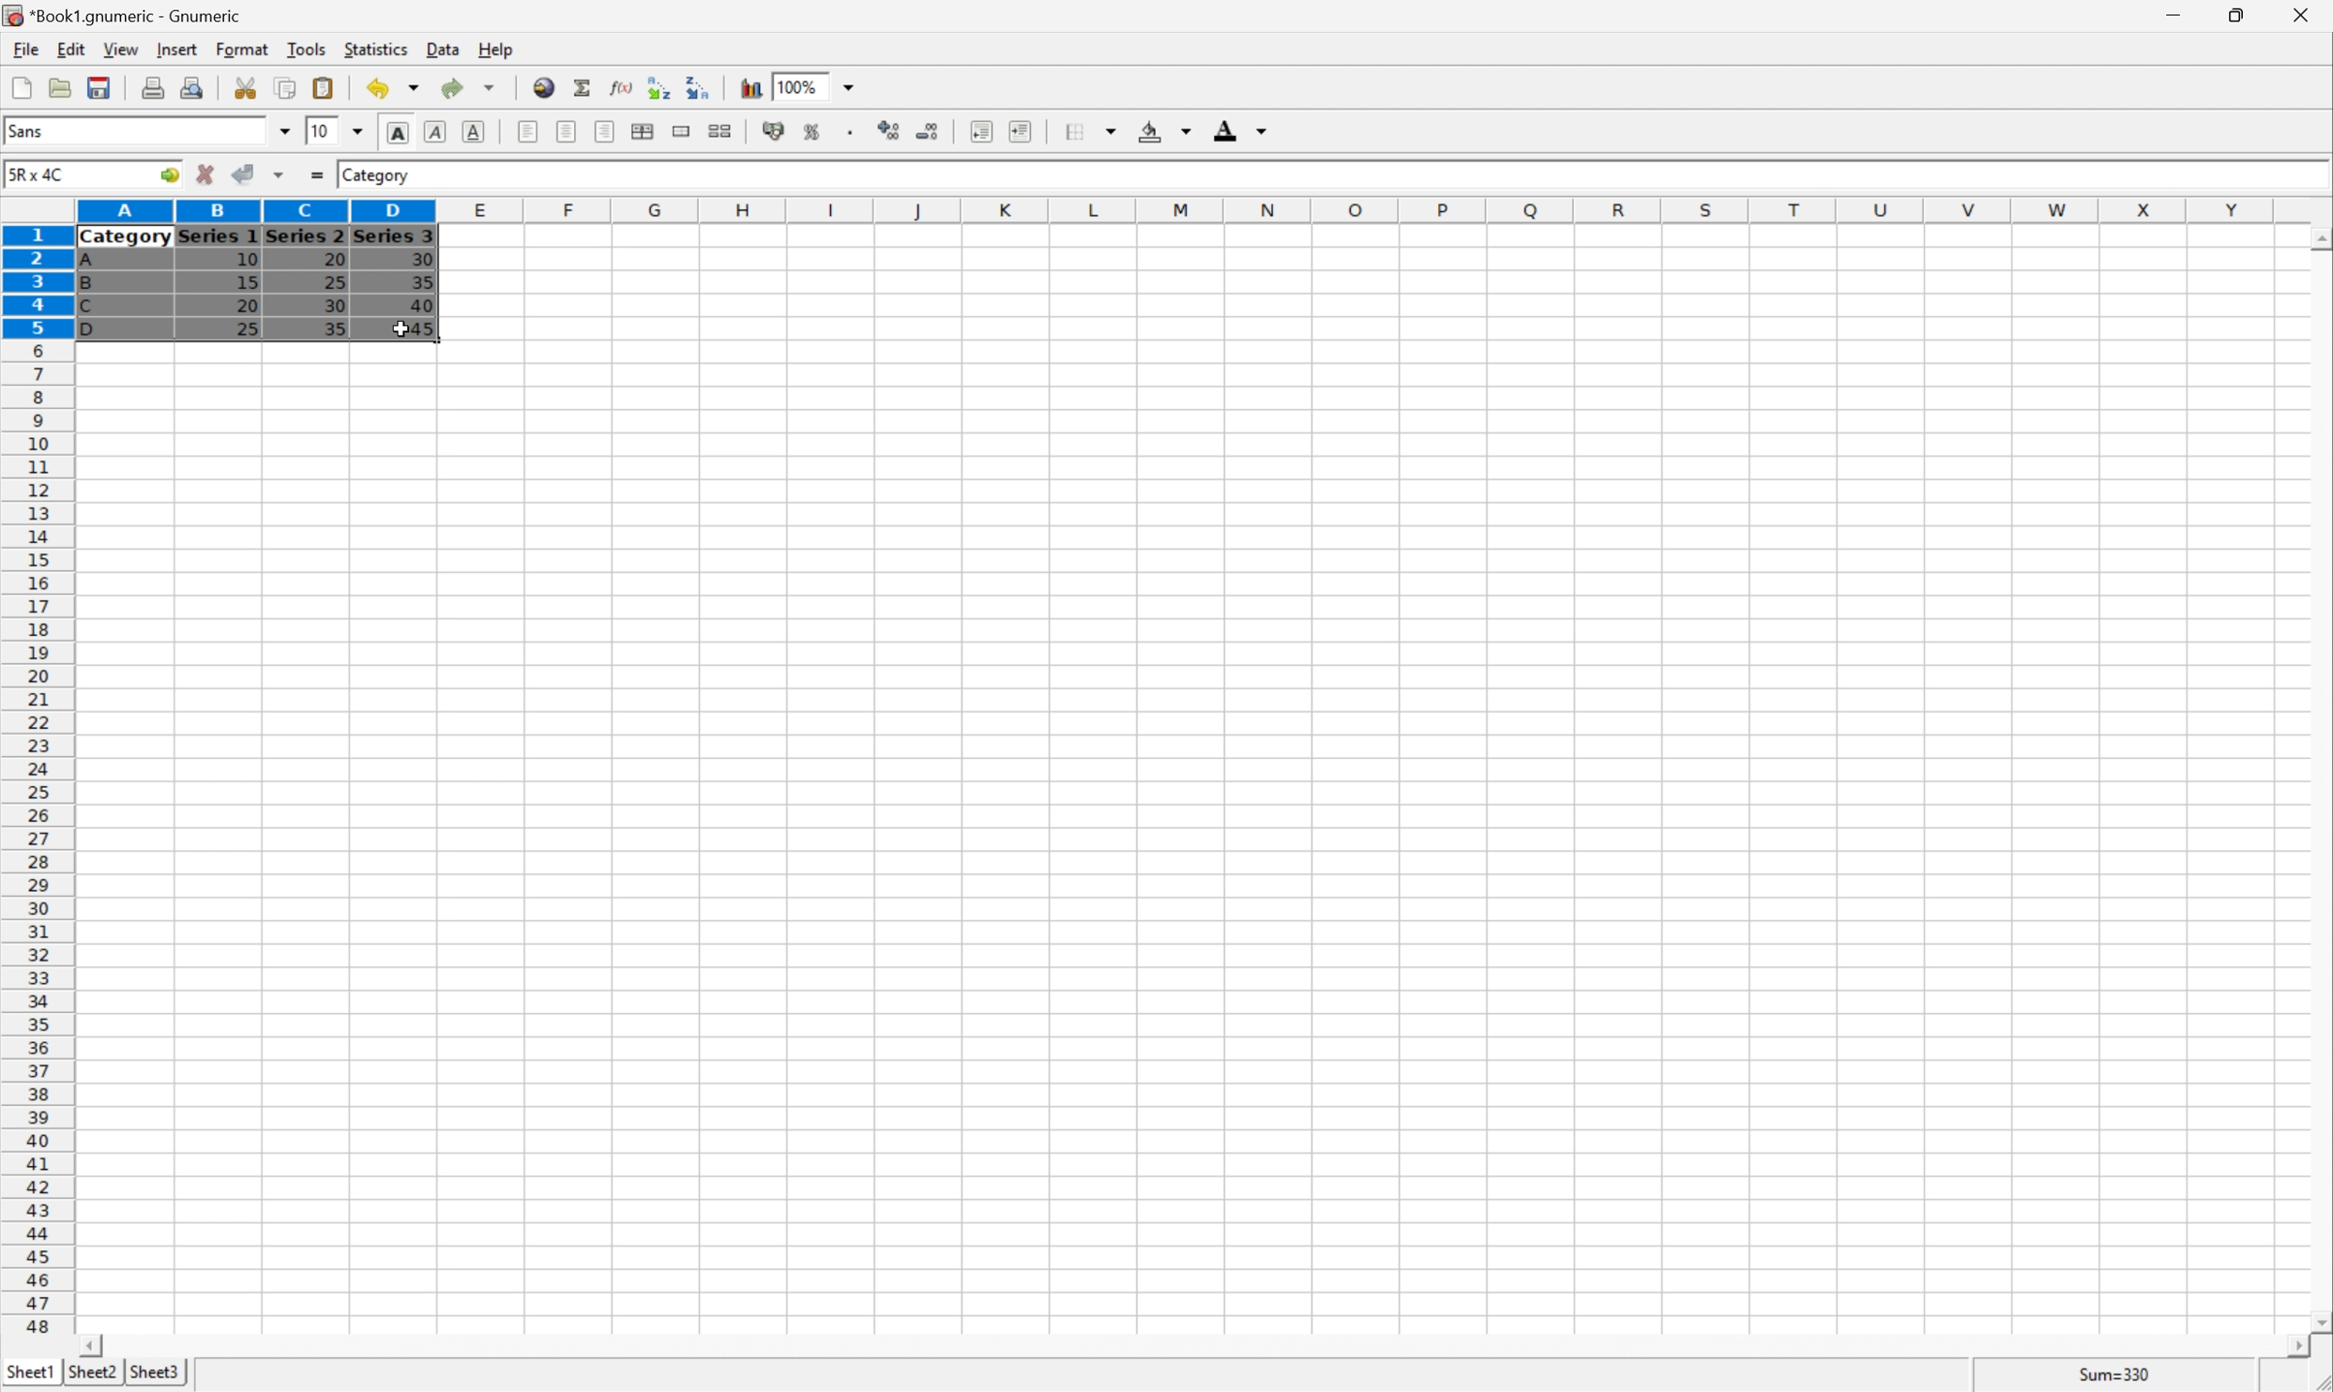 This screenshot has height=1392, width=2333. Describe the element at coordinates (153, 90) in the screenshot. I see `Print current file` at that location.